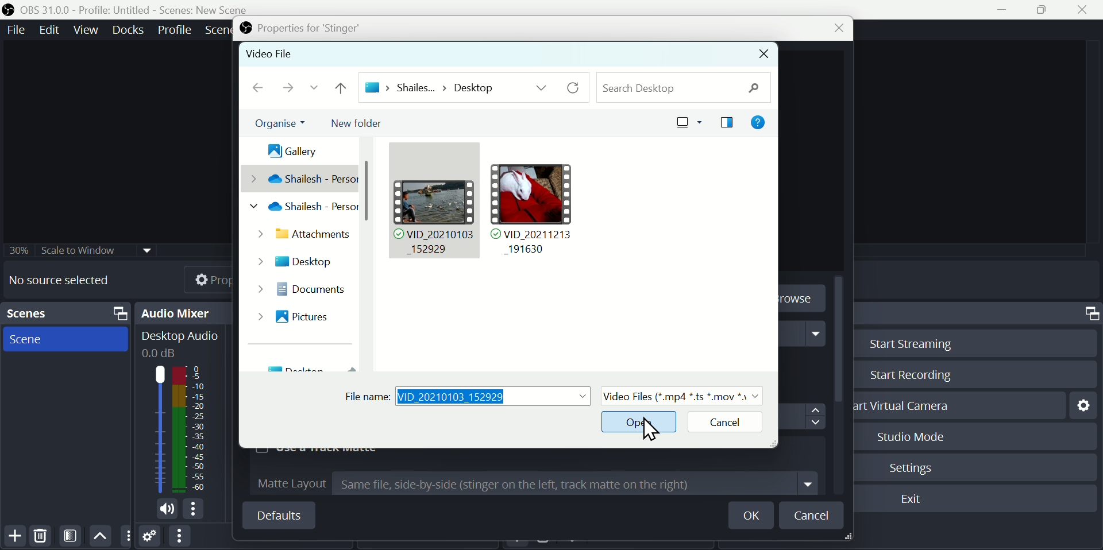  Describe the element at coordinates (130, 9) in the screenshot. I see `OBS 31.0.0 - Profile: untitled scenes: new scene` at that location.